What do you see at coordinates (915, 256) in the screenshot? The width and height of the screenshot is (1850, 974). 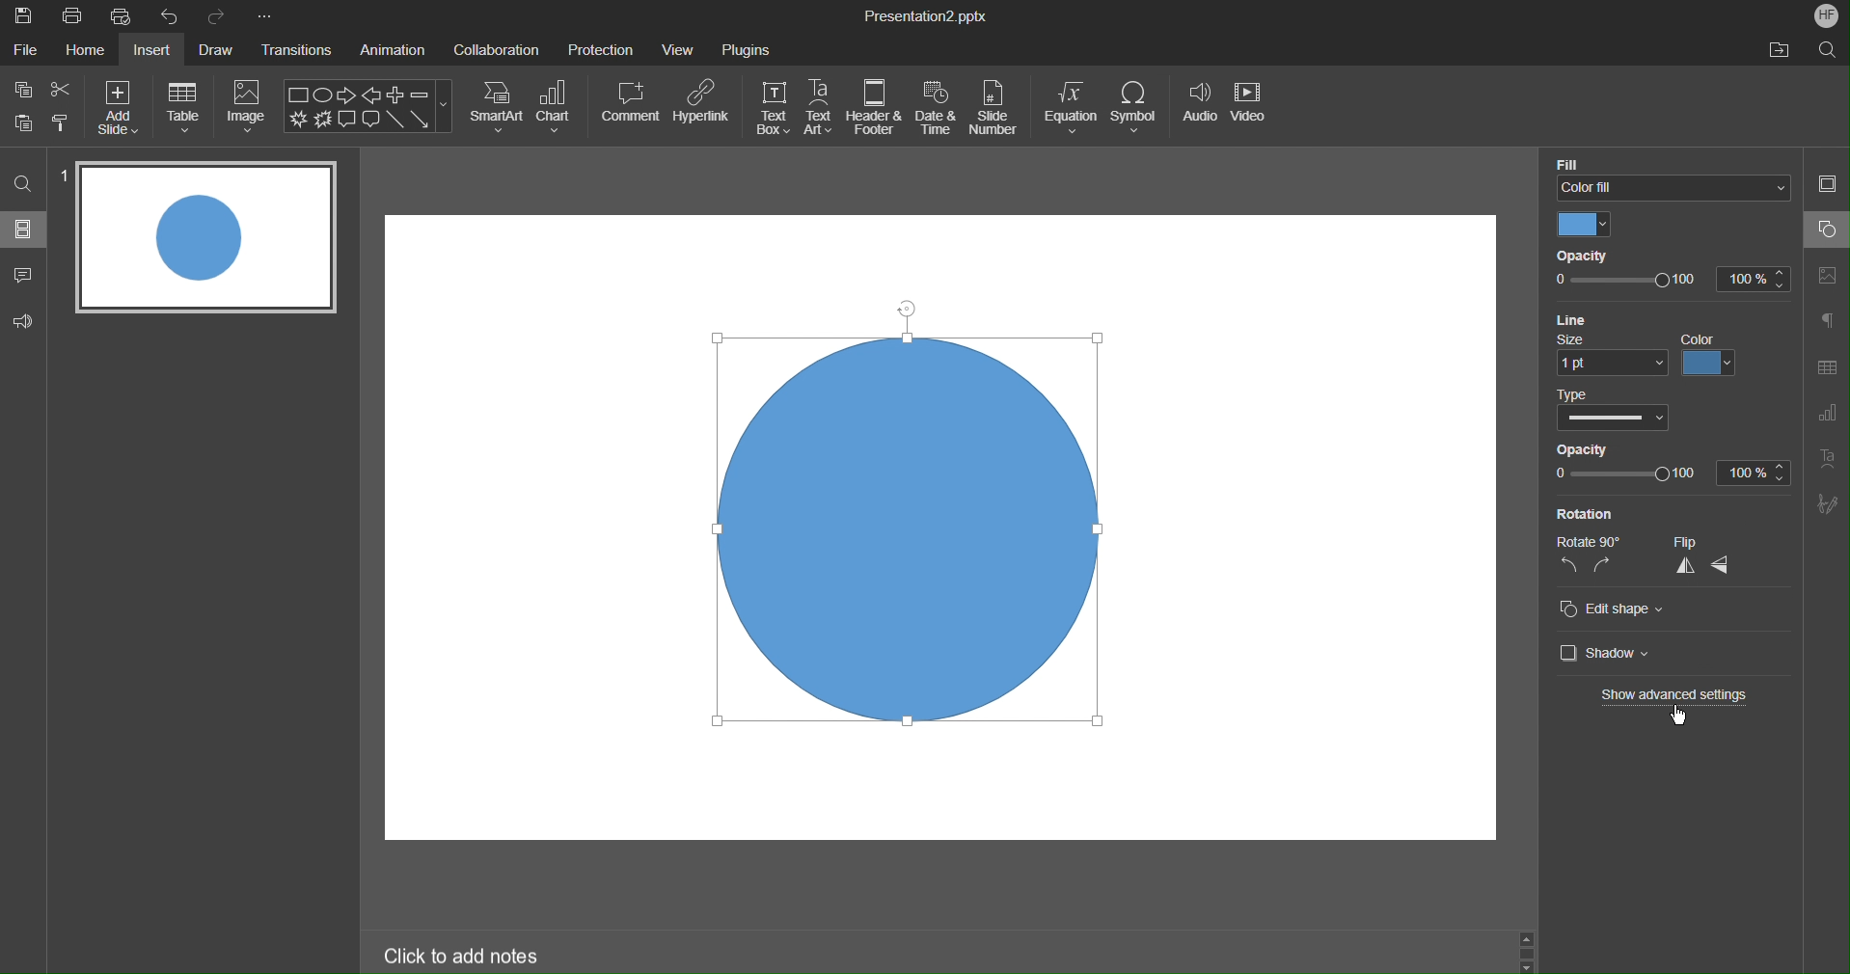 I see `workspace` at bounding box center [915, 256].